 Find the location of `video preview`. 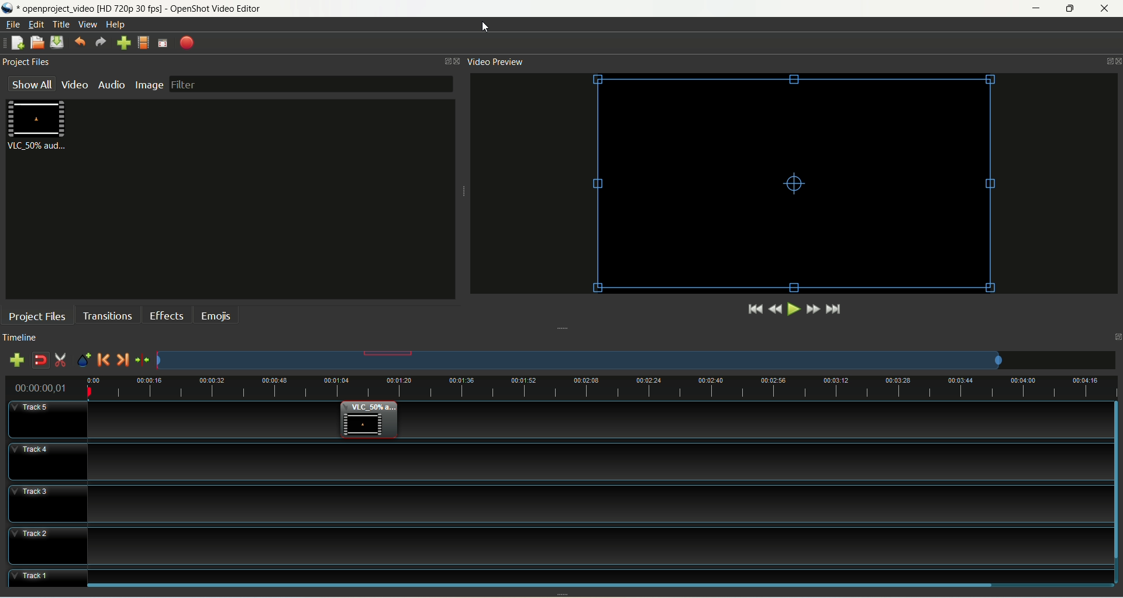

video preview is located at coordinates (497, 63).